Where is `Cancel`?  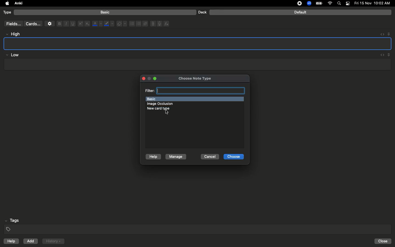
Cancel is located at coordinates (210, 157).